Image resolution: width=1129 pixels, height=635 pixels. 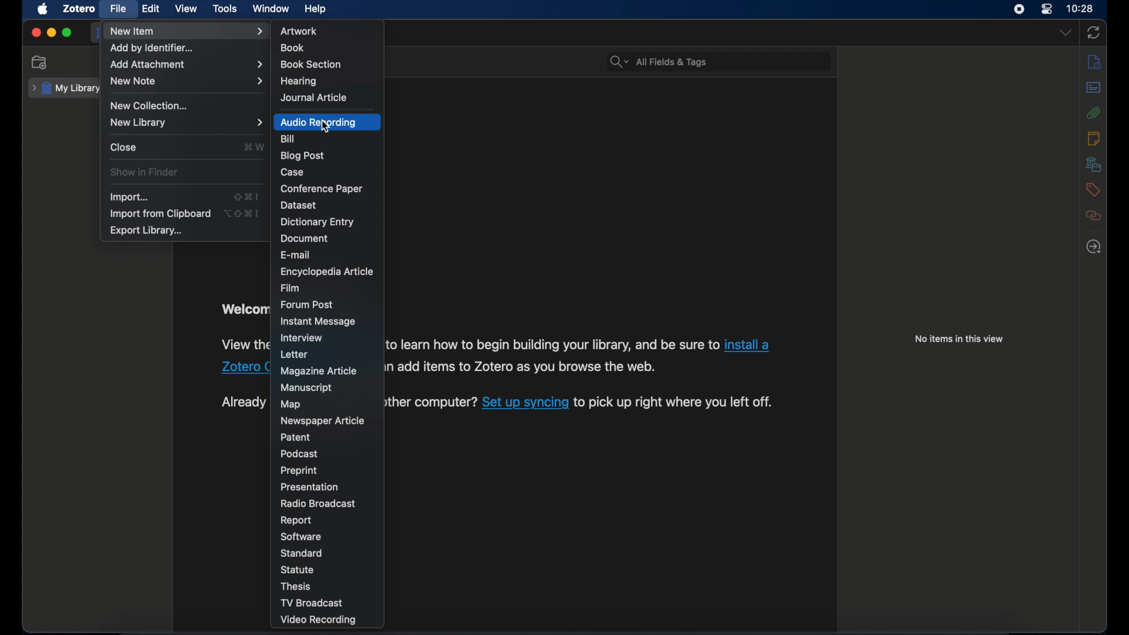 What do you see at coordinates (959, 339) in the screenshot?
I see `no items in this view` at bounding box center [959, 339].